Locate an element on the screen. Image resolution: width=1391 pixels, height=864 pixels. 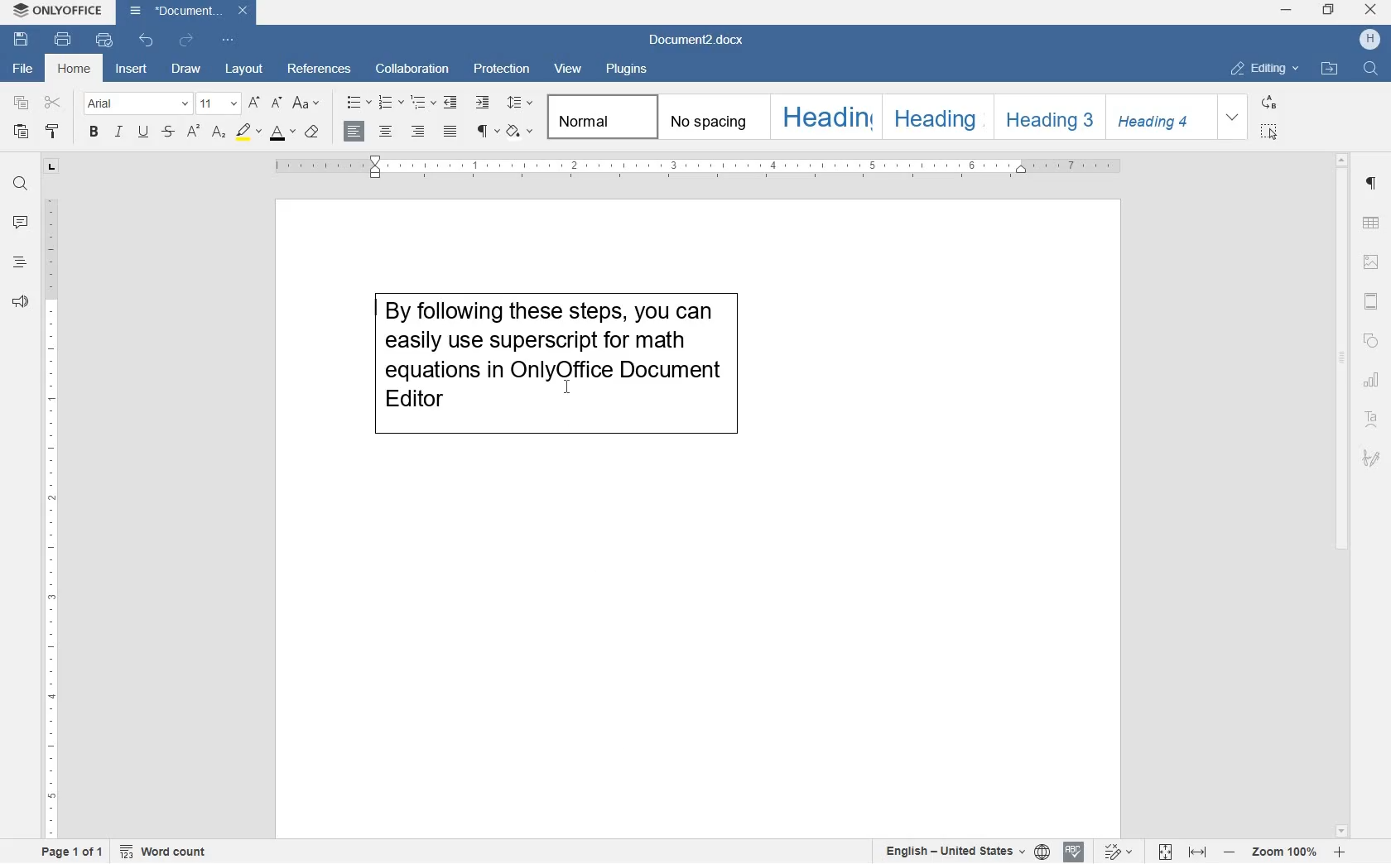
zoom in or zoom out is located at coordinates (1283, 851).